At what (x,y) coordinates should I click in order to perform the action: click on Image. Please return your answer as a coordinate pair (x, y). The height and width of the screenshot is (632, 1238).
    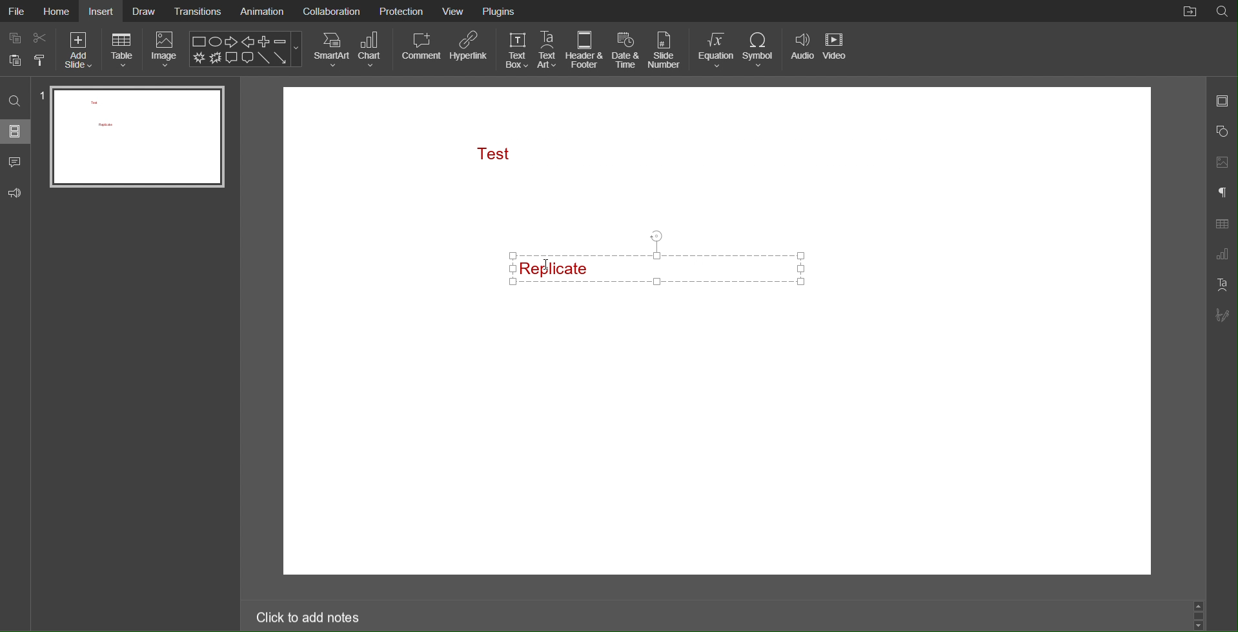
    Looking at the image, I should click on (166, 50).